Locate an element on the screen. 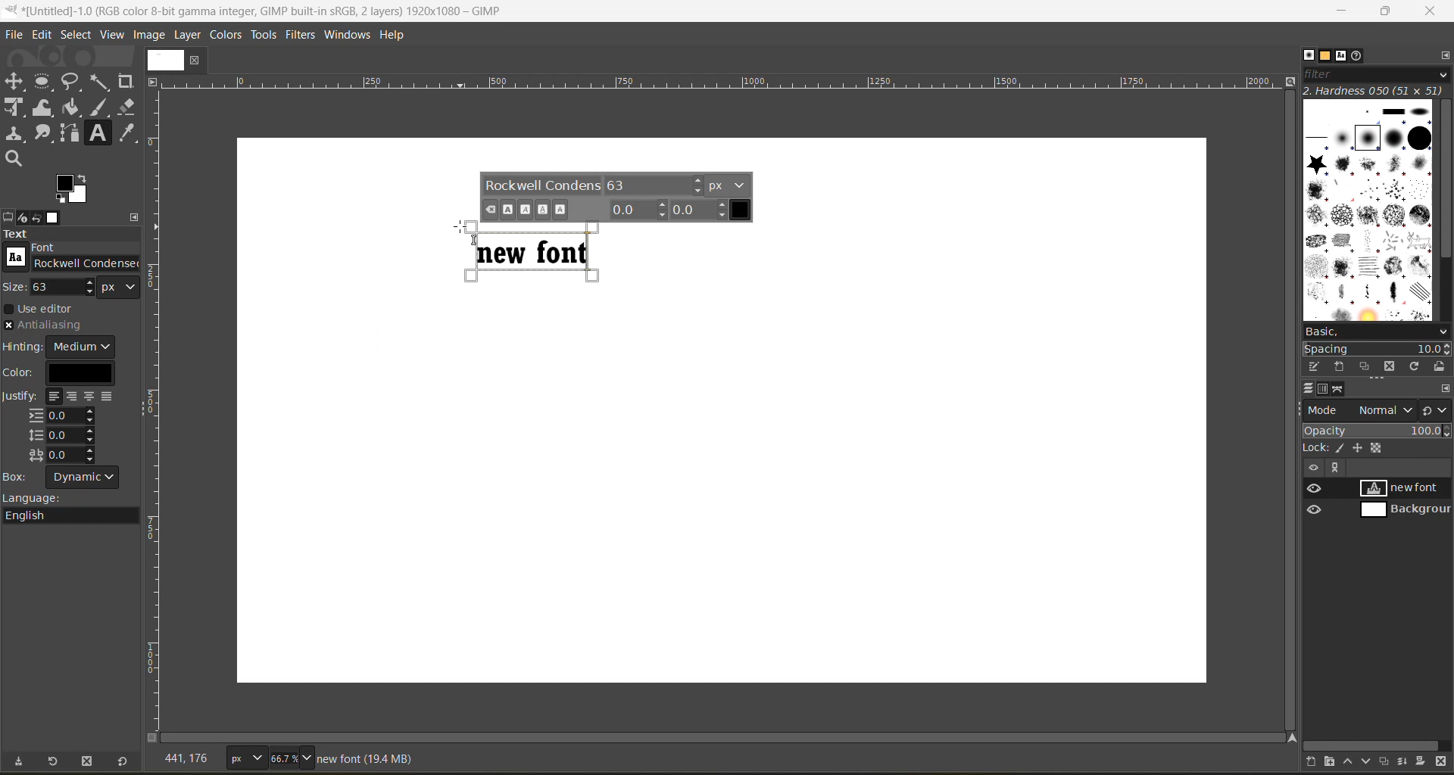 The width and height of the screenshot is (1454, 775). delete this layer is located at coordinates (1441, 762).